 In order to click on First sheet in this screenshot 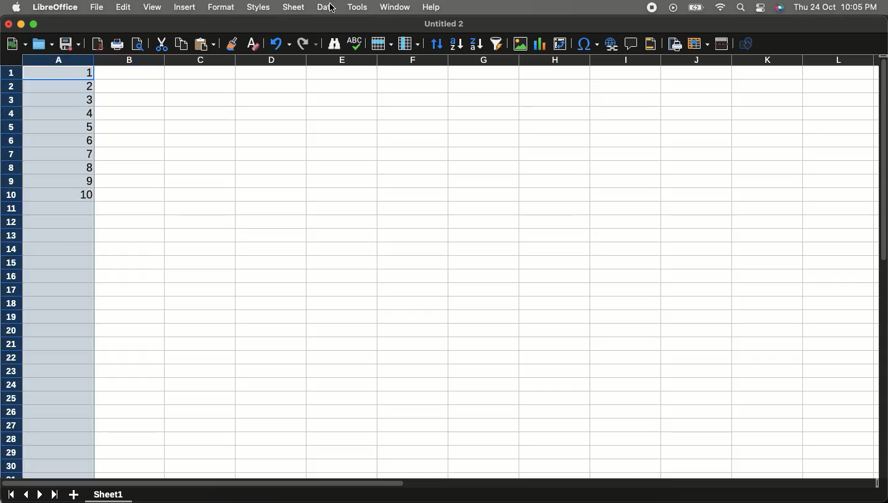, I will do `click(10, 496)`.